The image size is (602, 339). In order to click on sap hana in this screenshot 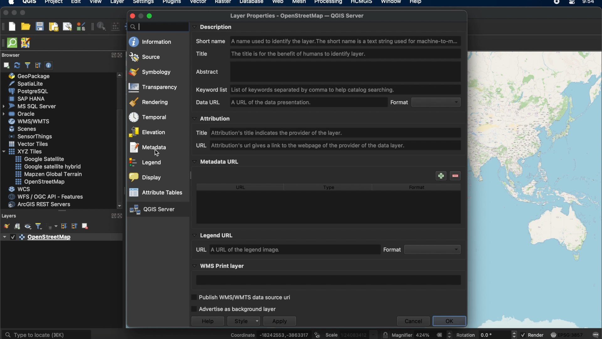, I will do `click(29, 99)`.